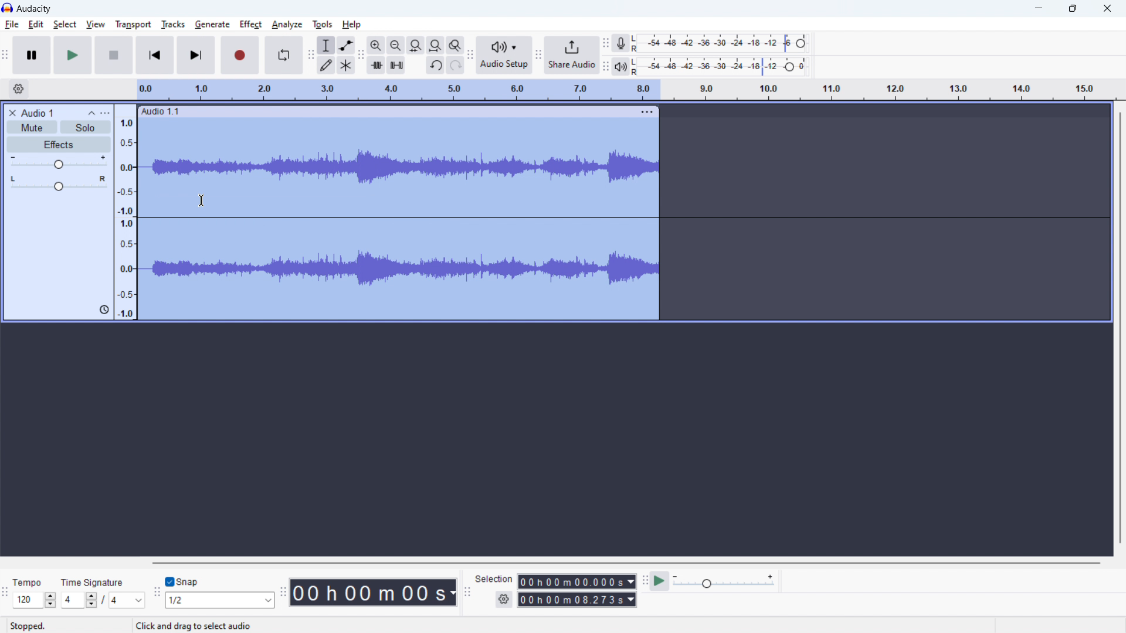  Describe the element at coordinates (251, 25) in the screenshot. I see `effect` at that location.